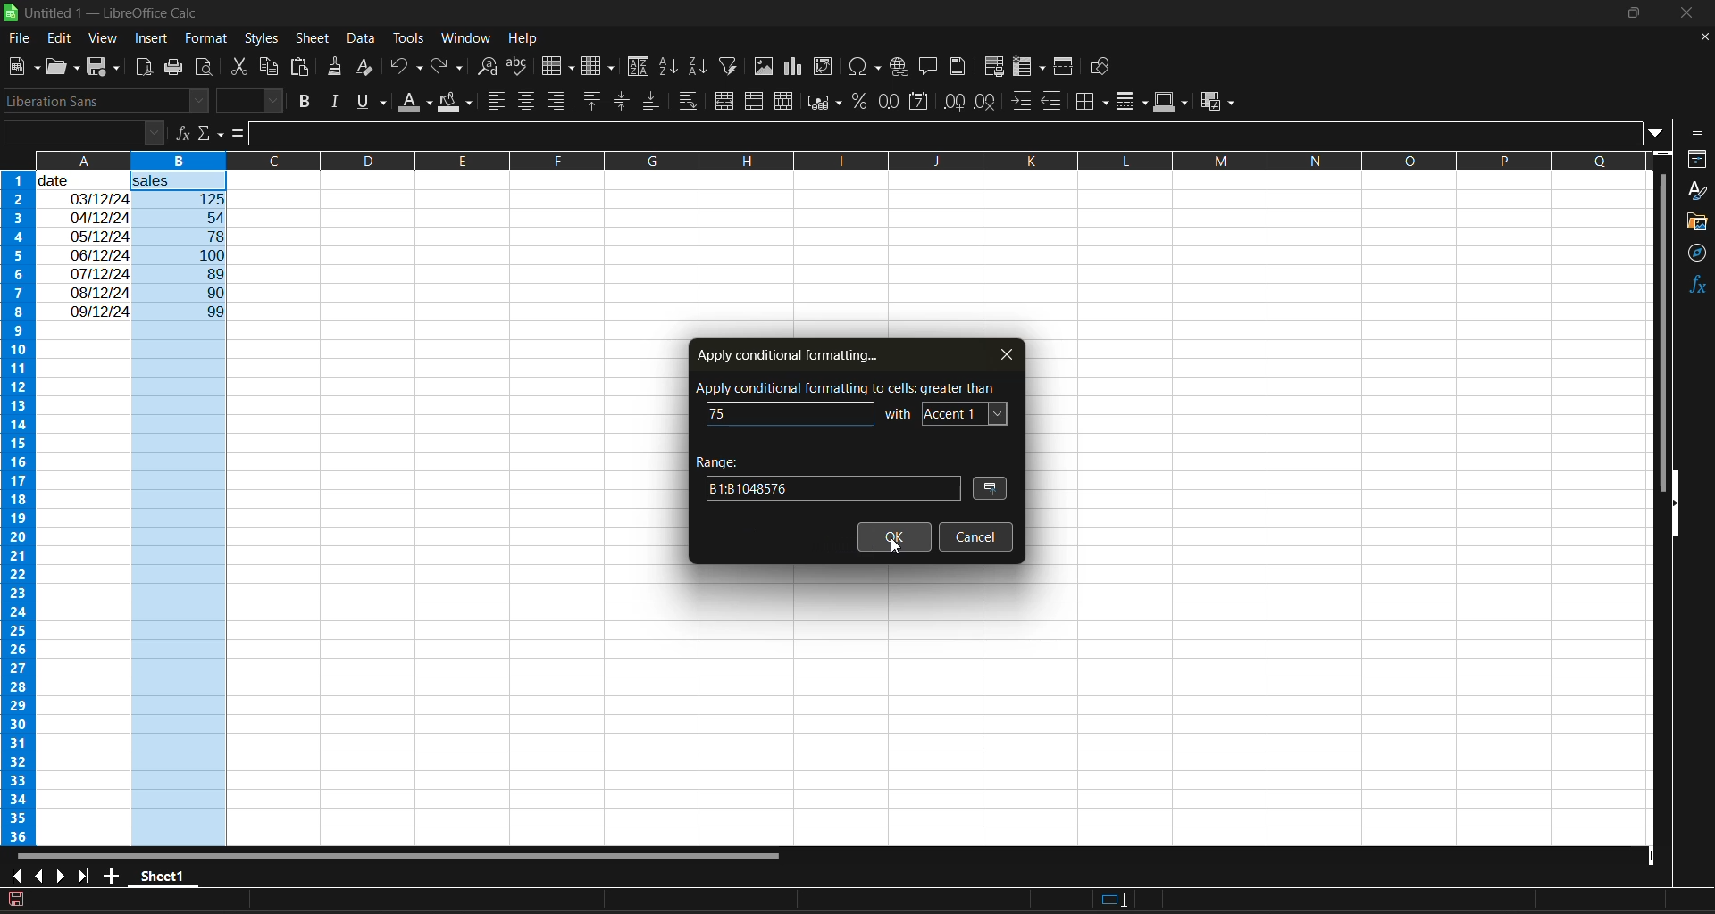 The height and width of the screenshot is (914, 1715). Describe the element at coordinates (375, 102) in the screenshot. I see `underline` at that location.